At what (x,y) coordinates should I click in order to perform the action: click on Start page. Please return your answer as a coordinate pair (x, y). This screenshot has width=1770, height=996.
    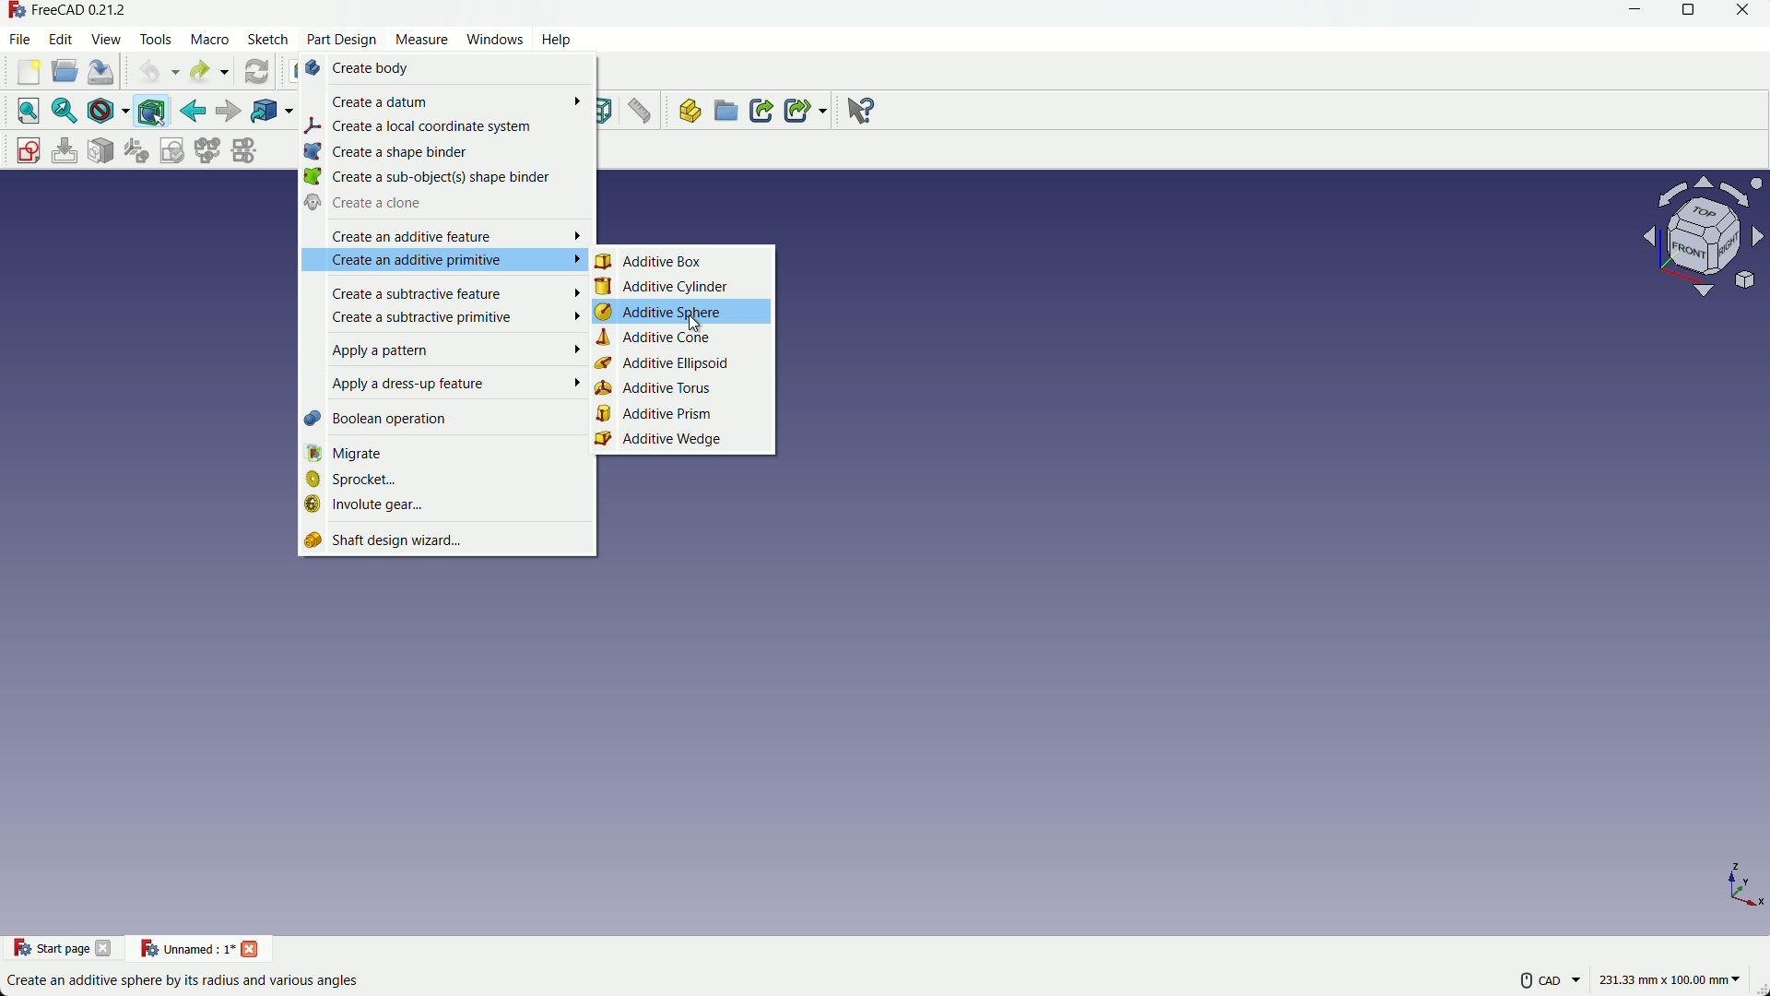
    Looking at the image, I should click on (51, 946).